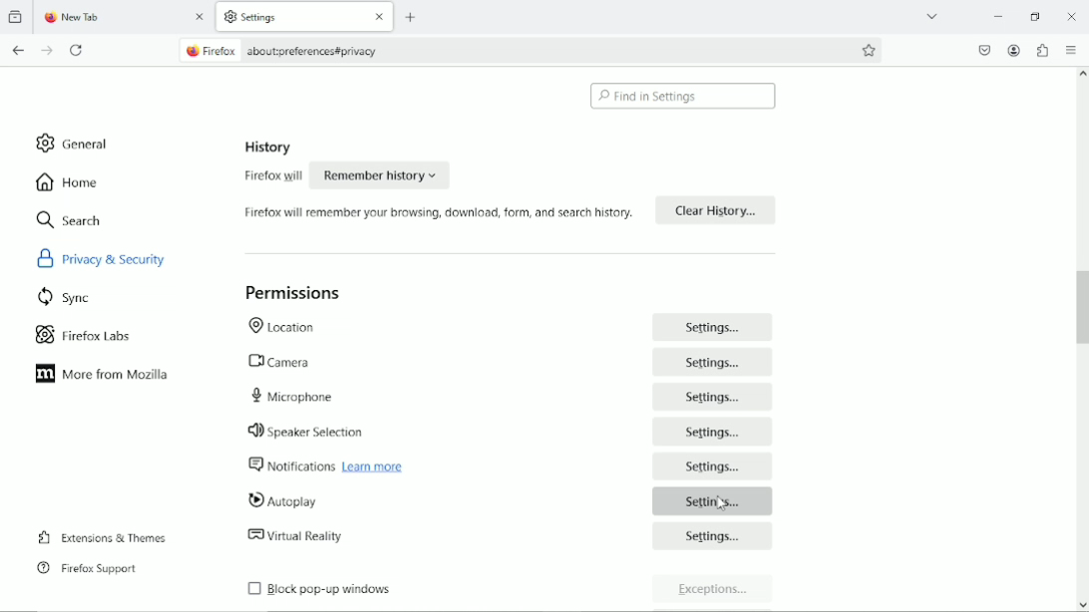 Image resolution: width=1089 pixels, height=612 pixels. What do you see at coordinates (87, 569) in the screenshot?
I see `firefox support` at bounding box center [87, 569].